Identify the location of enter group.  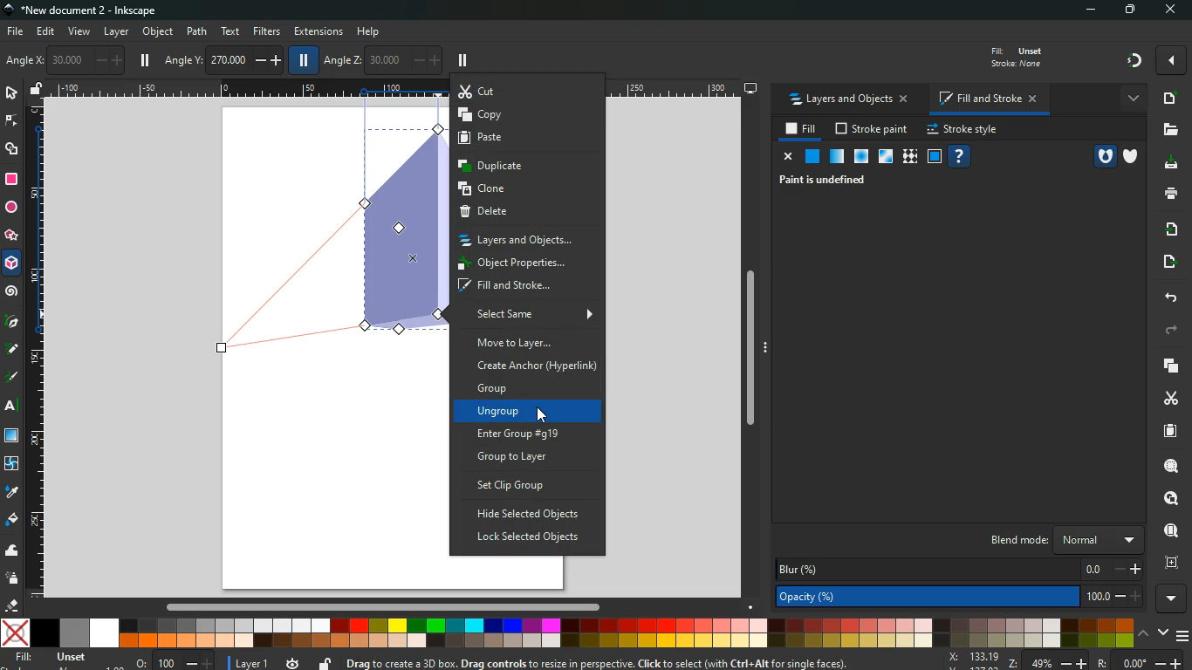
(533, 434).